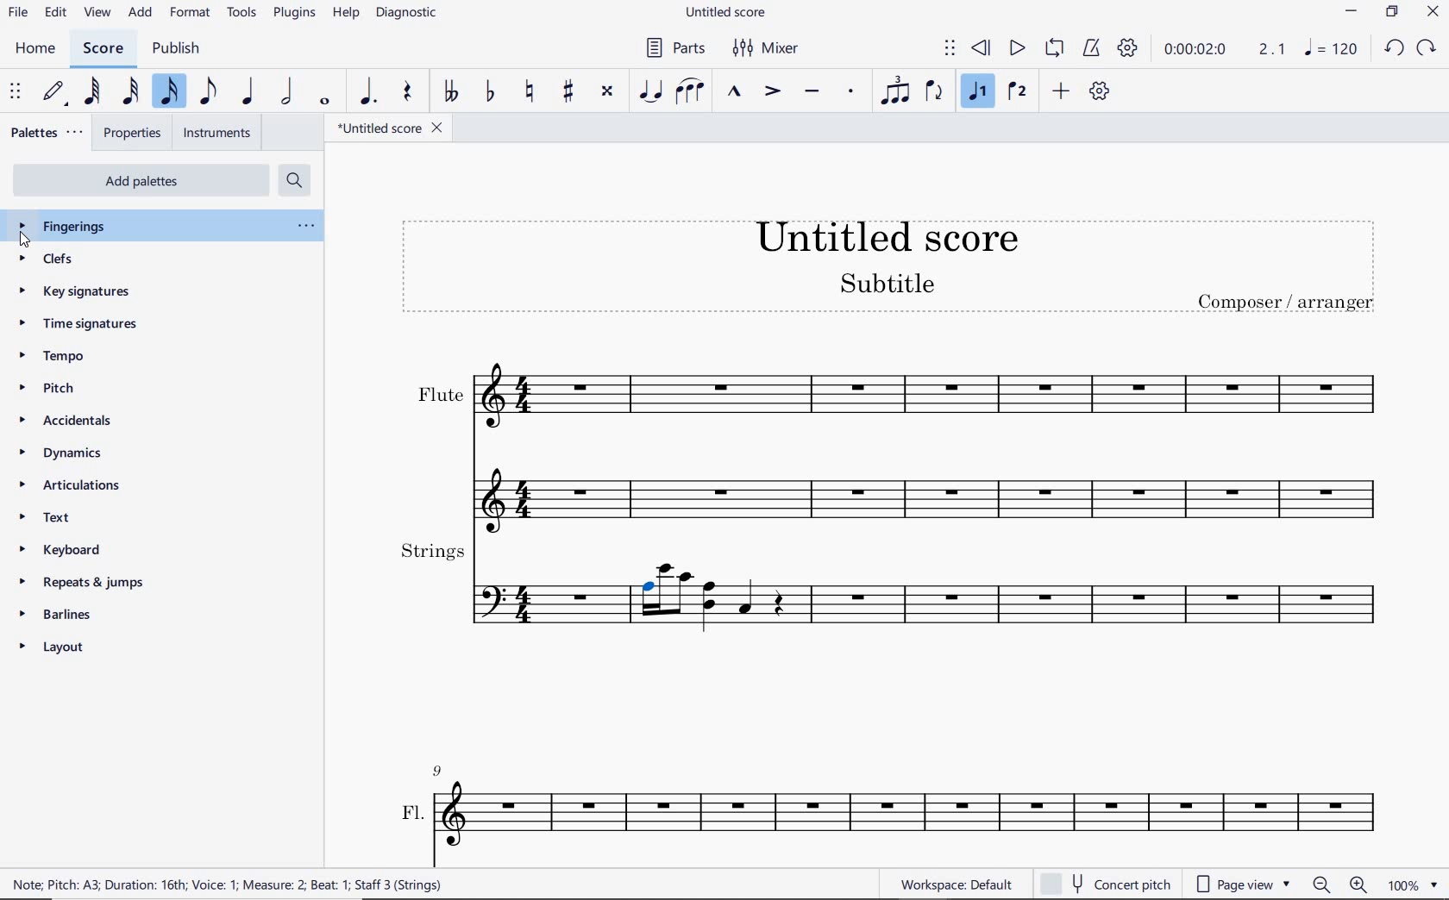 The width and height of the screenshot is (1449, 900). Describe the element at coordinates (737, 94) in the screenshot. I see `marcato` at that location.